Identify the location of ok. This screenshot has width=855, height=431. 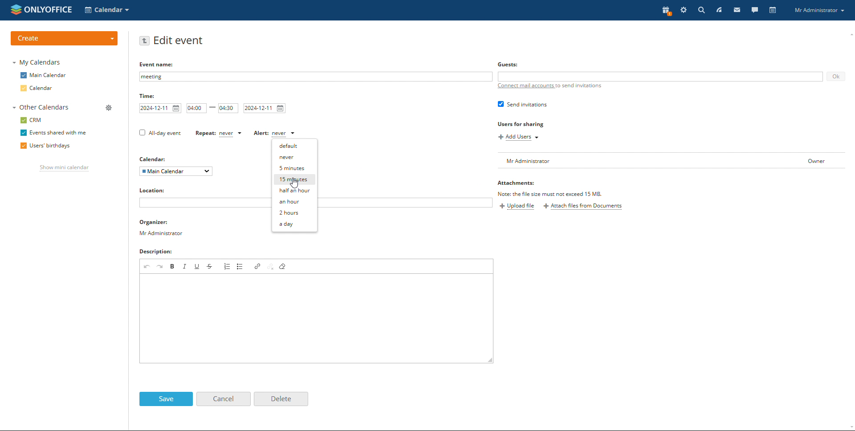
(835, 77).